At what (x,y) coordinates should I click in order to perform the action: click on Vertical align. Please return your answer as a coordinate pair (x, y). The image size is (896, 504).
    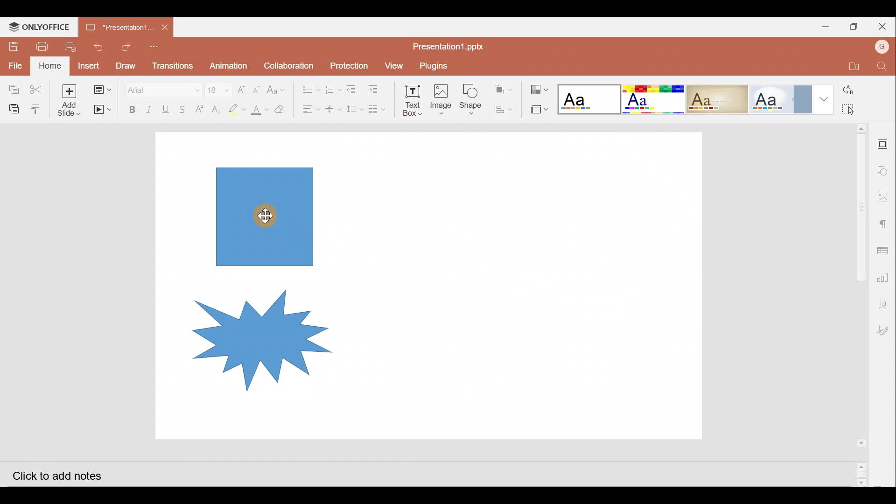
    Looking at the image, I should click on (332, 106).